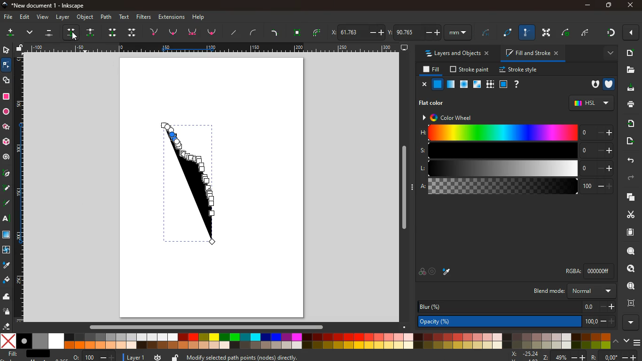  Describe the element at coordinates (638, 341) in the screenshot. I see `menu` at that location.